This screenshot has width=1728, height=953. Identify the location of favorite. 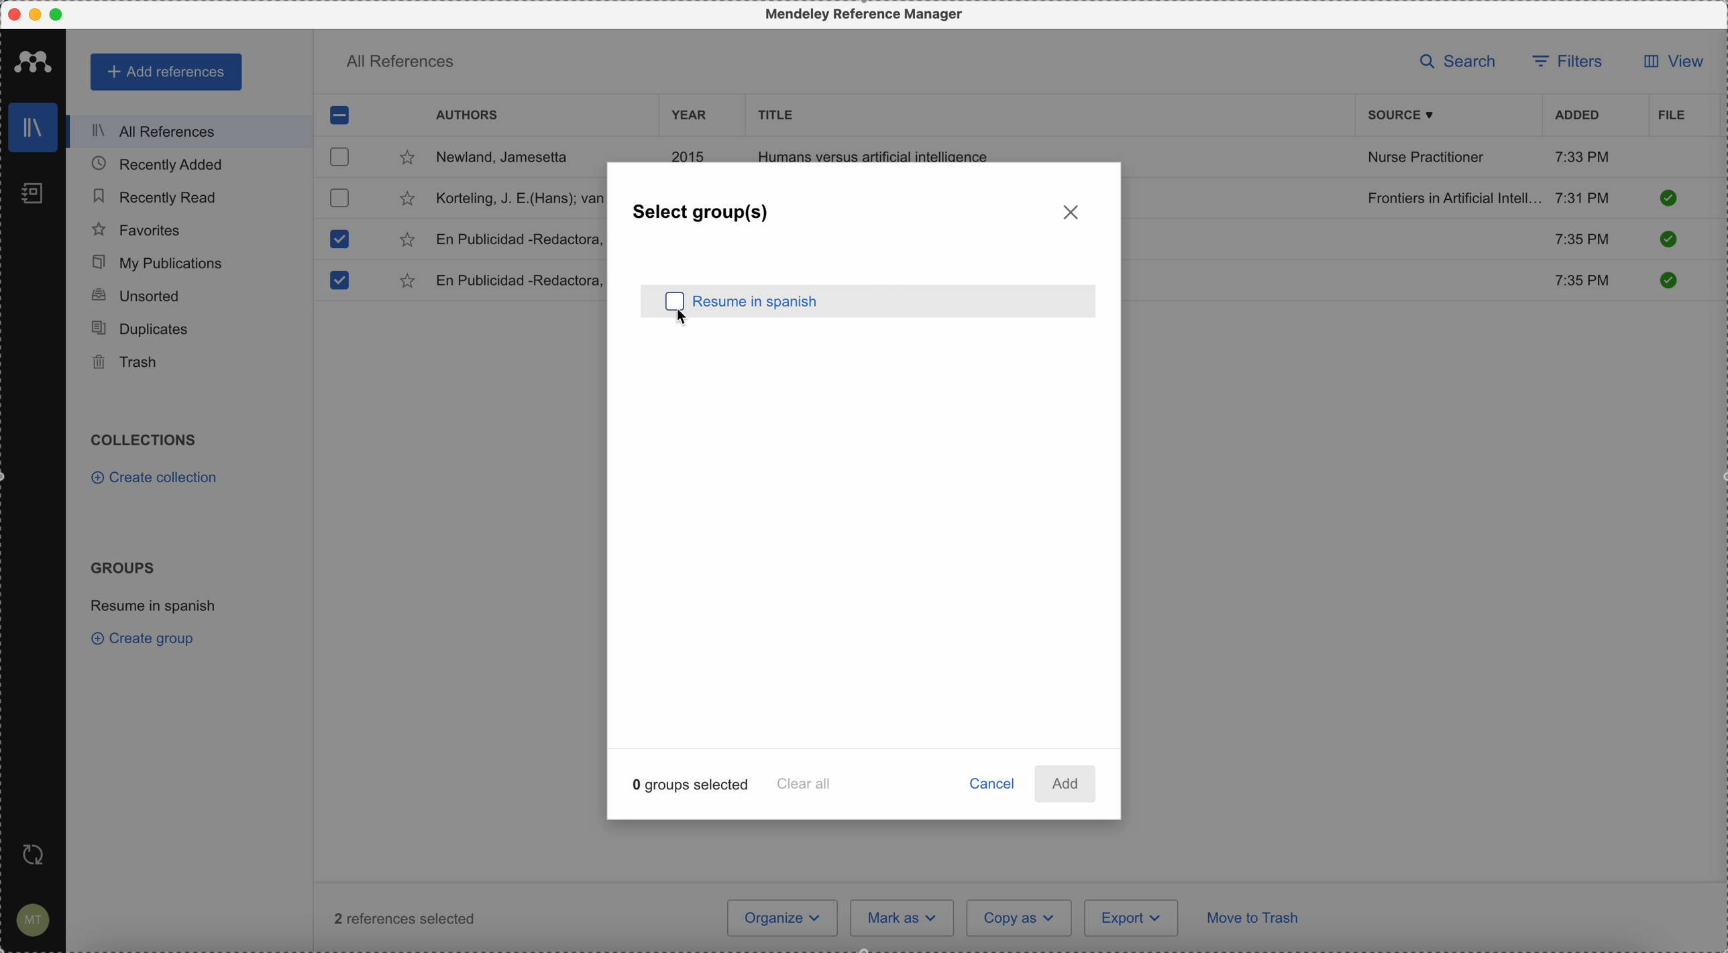
(407, 201).